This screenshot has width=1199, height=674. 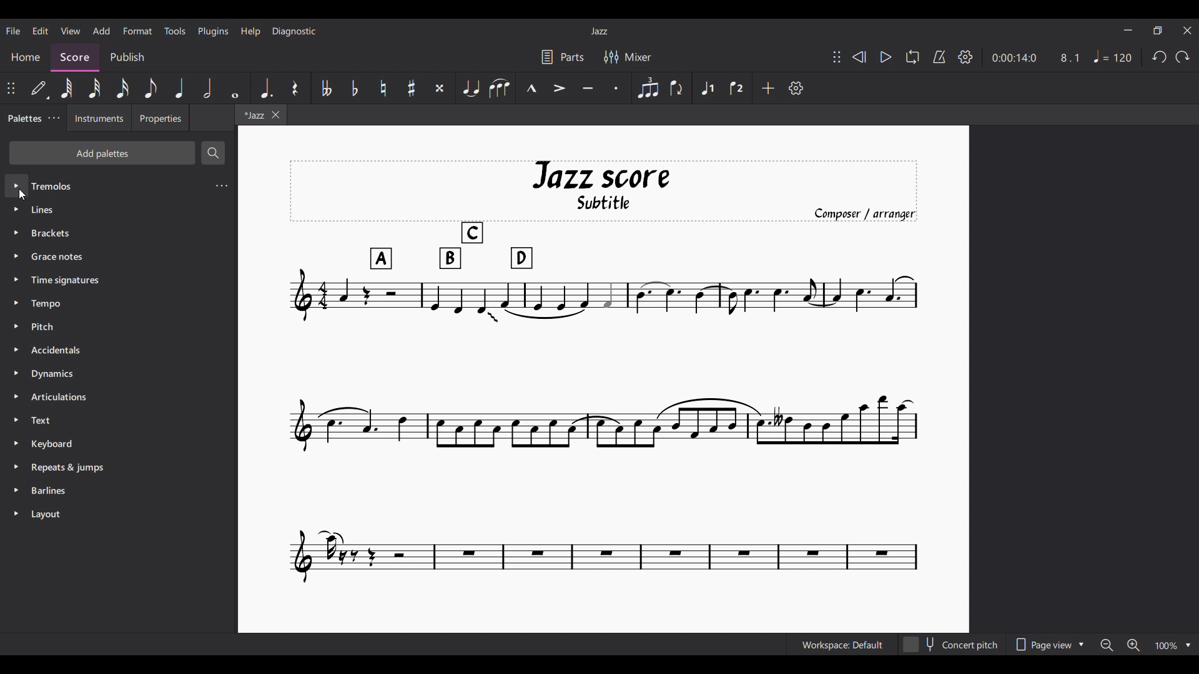 I want to click on 16th note, so click(x=122, y=88).